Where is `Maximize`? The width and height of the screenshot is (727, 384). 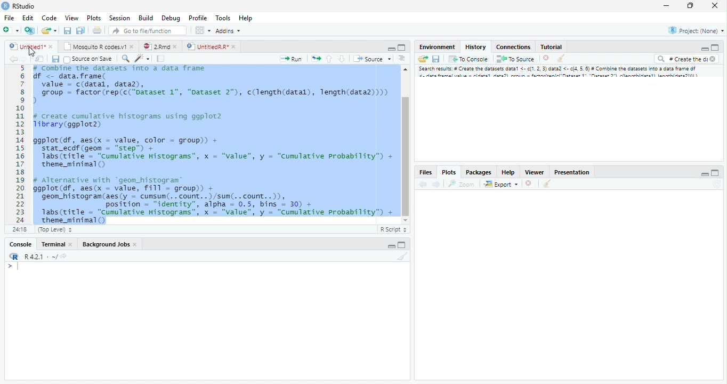
Maximize is located at coordinates (690, 6).